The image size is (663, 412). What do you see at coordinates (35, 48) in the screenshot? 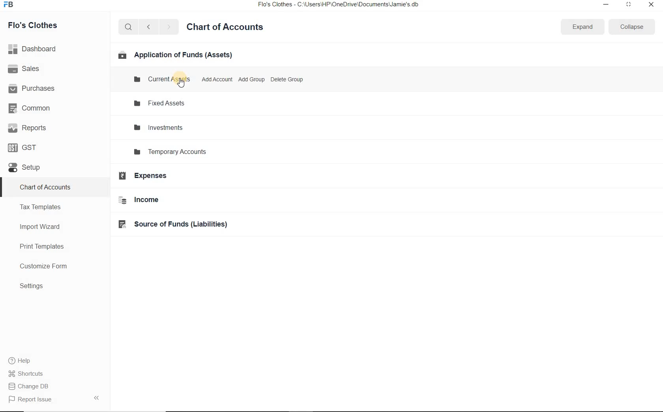
I see `Dashboard` at bounding box center [35, 48].